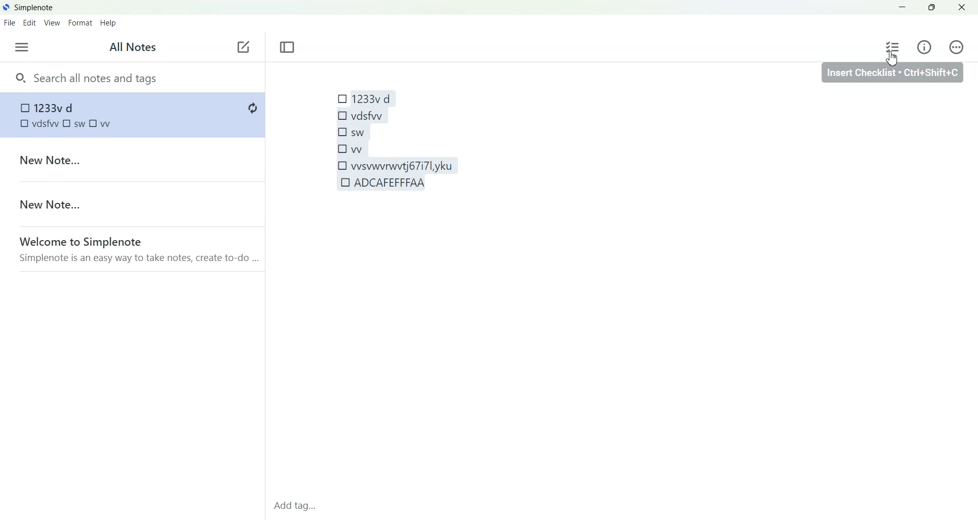  Describe the element at coordinates (895, 73) in the screenshot. I see `insert checklist ctrl+shift+c` at that location.